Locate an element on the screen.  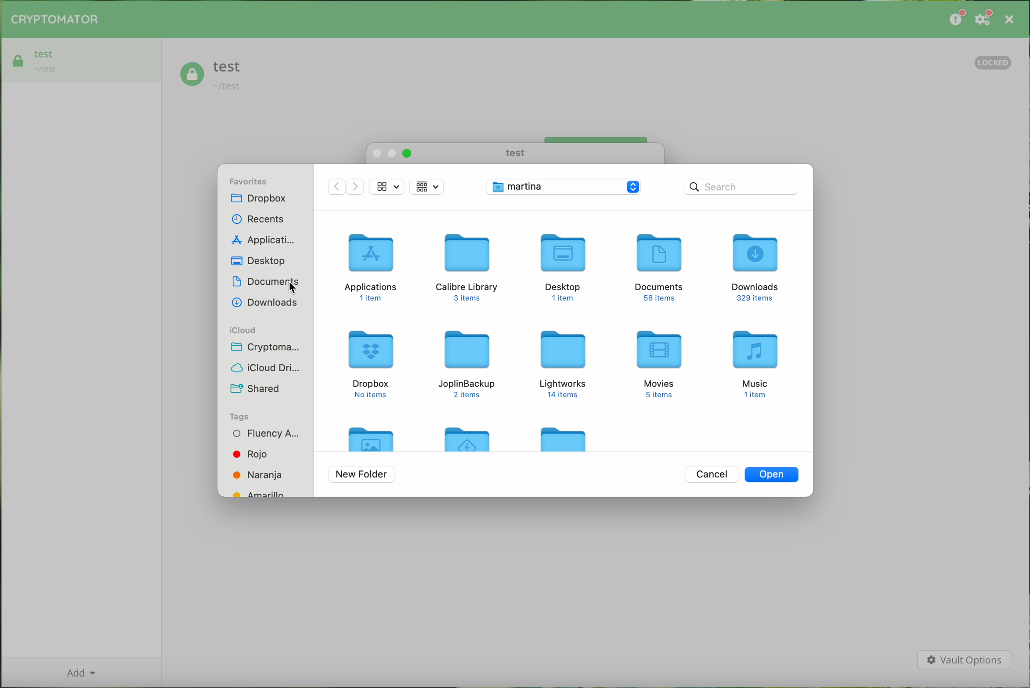
downloads is located at coordinates (264, 303).